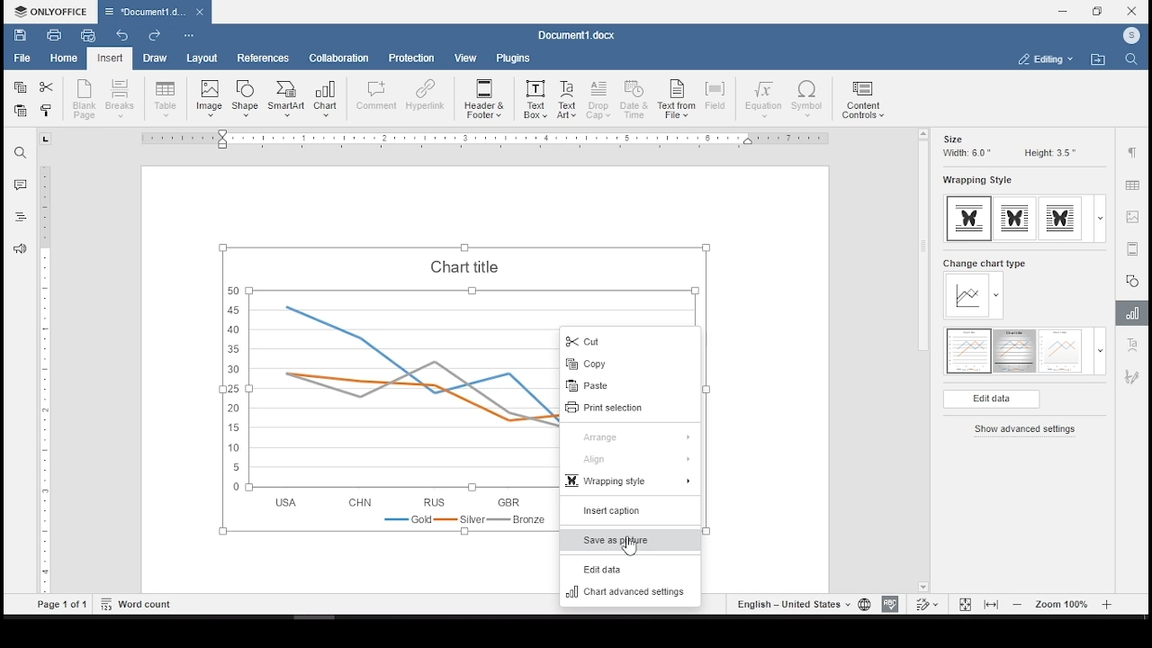 The image size is (1152, 648). Describe the element at coordinates (20, 151) in the screenshot. I see `find` at that location.